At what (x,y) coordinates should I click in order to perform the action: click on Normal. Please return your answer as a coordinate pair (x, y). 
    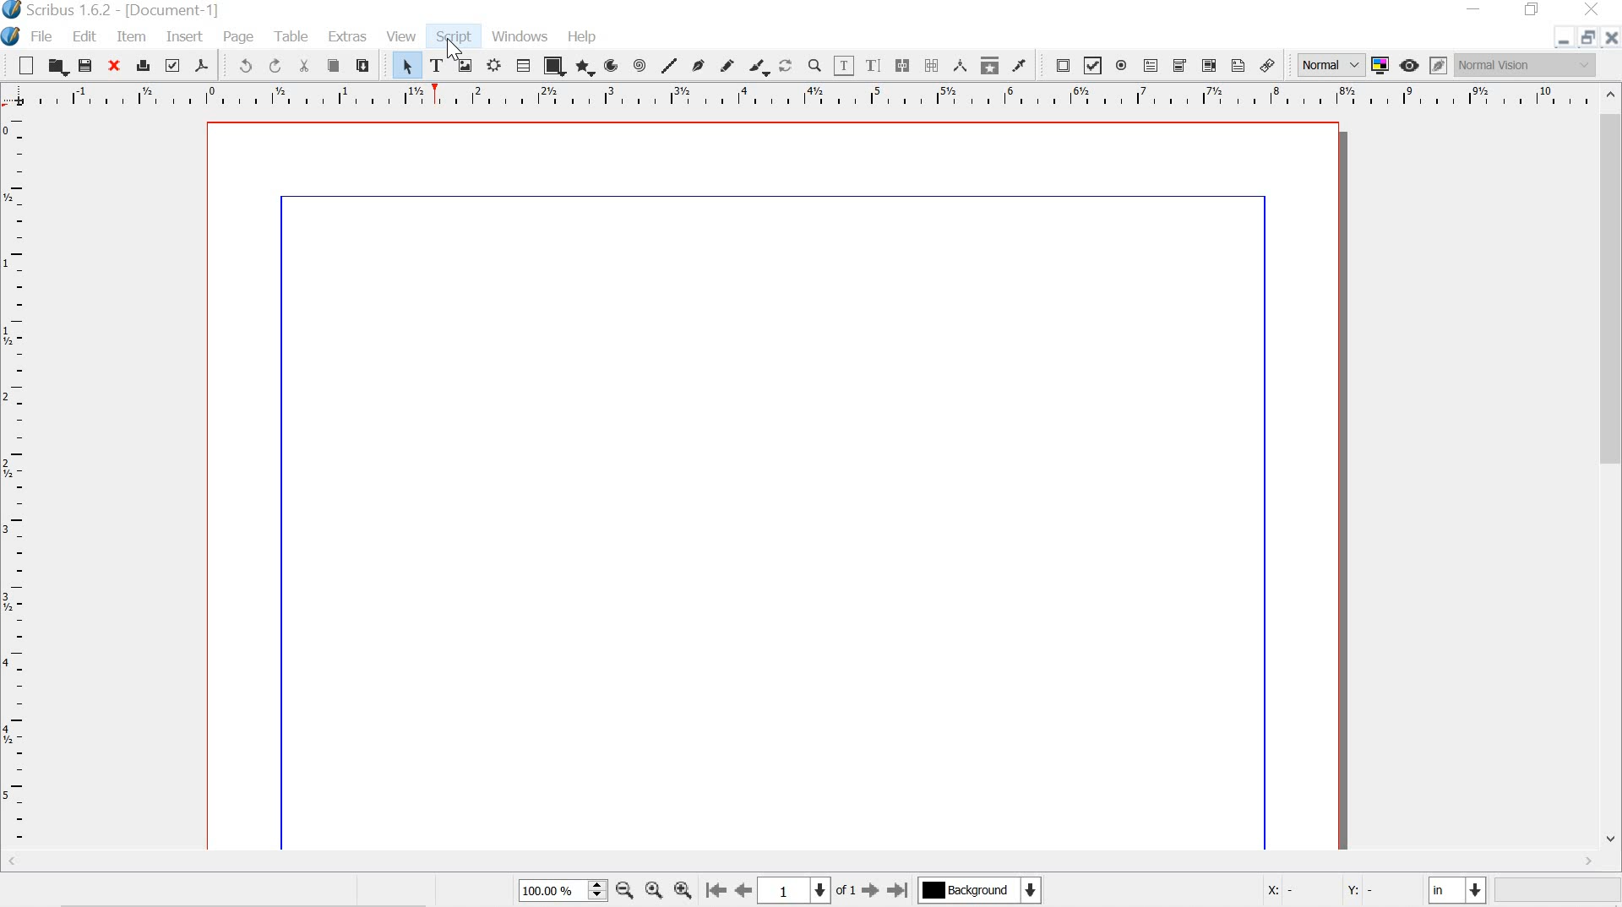
    Looking at the image, I should click on (1329, 65).